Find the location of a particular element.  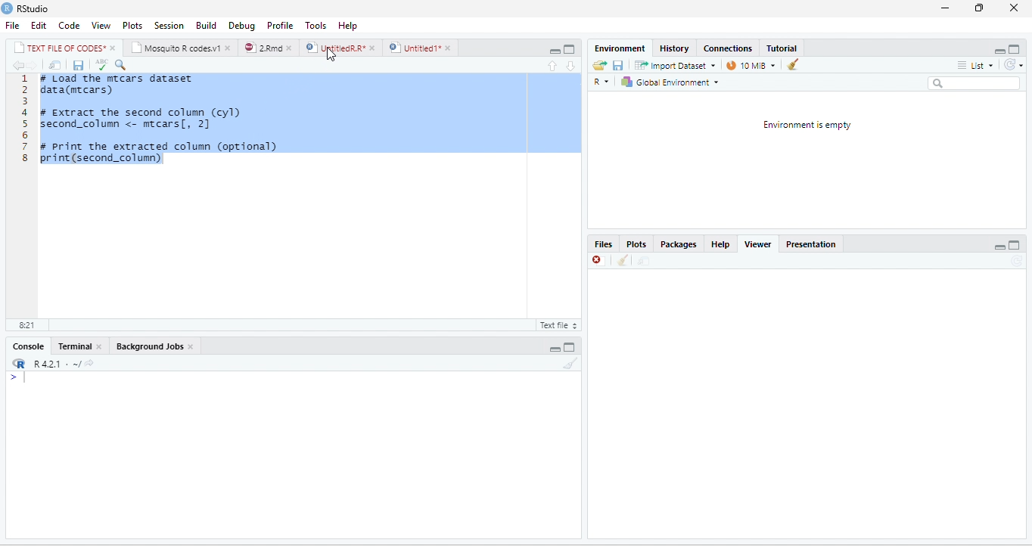

minimize is located at coordinates (946, 10).